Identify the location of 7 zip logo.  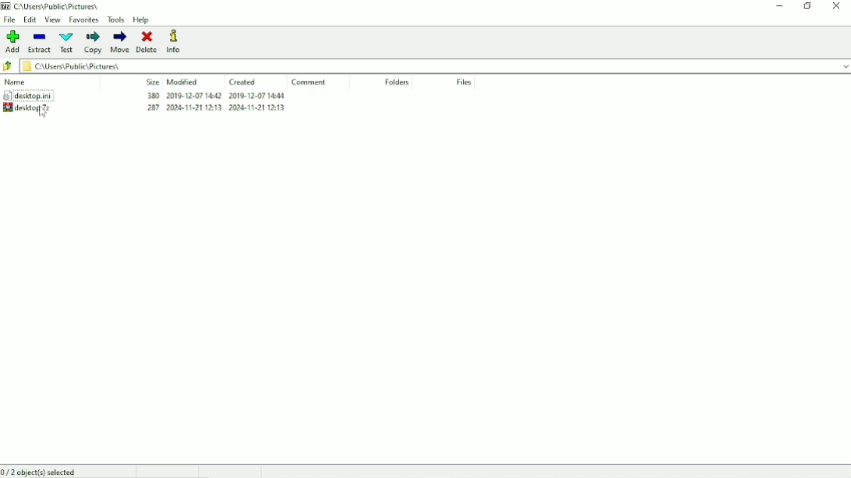
(6, 7).